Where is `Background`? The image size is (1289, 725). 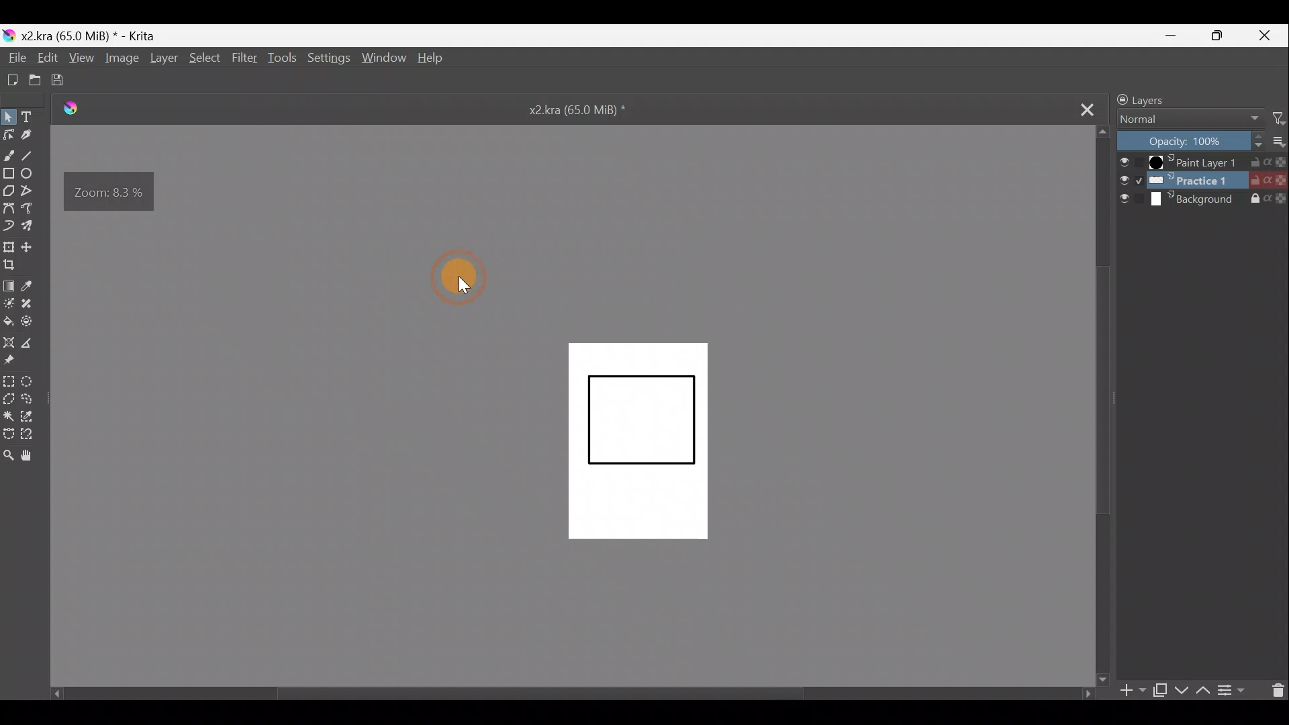
Background is located at coordinates (1203, 199).